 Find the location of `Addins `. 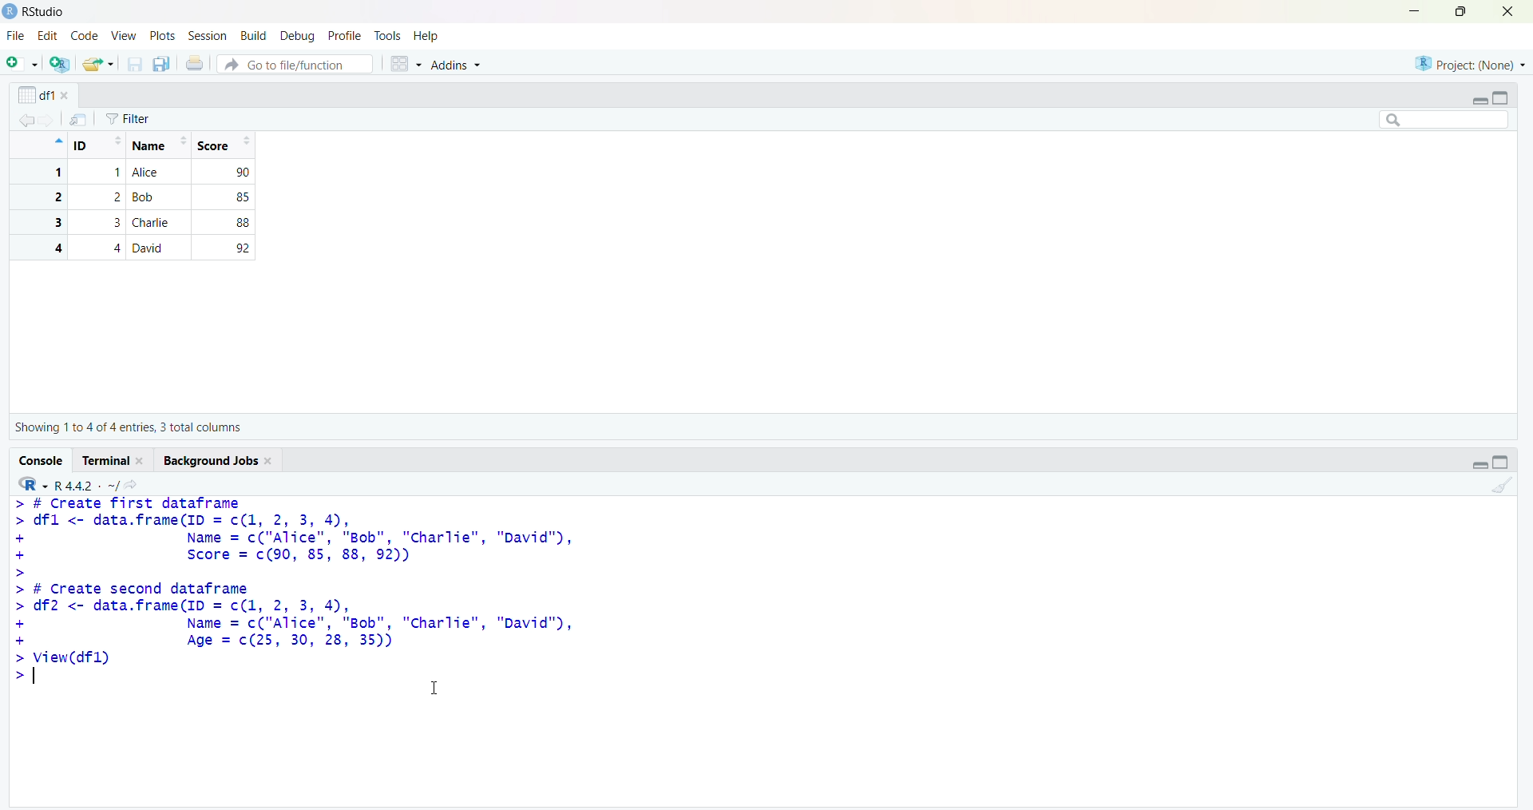

Addins  is located at coordinates (454, 64).